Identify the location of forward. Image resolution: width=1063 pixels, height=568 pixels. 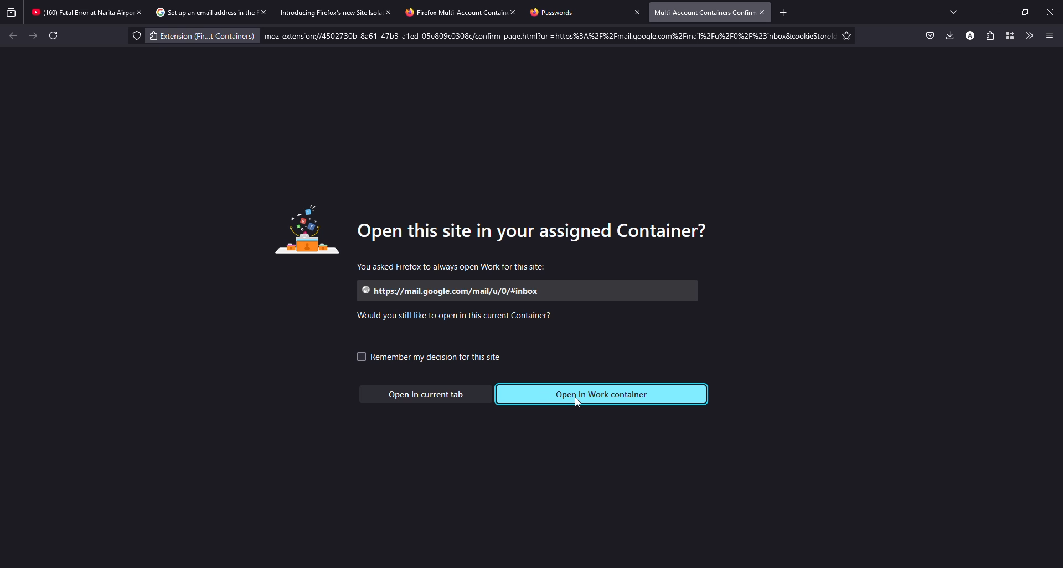
(34, 35).